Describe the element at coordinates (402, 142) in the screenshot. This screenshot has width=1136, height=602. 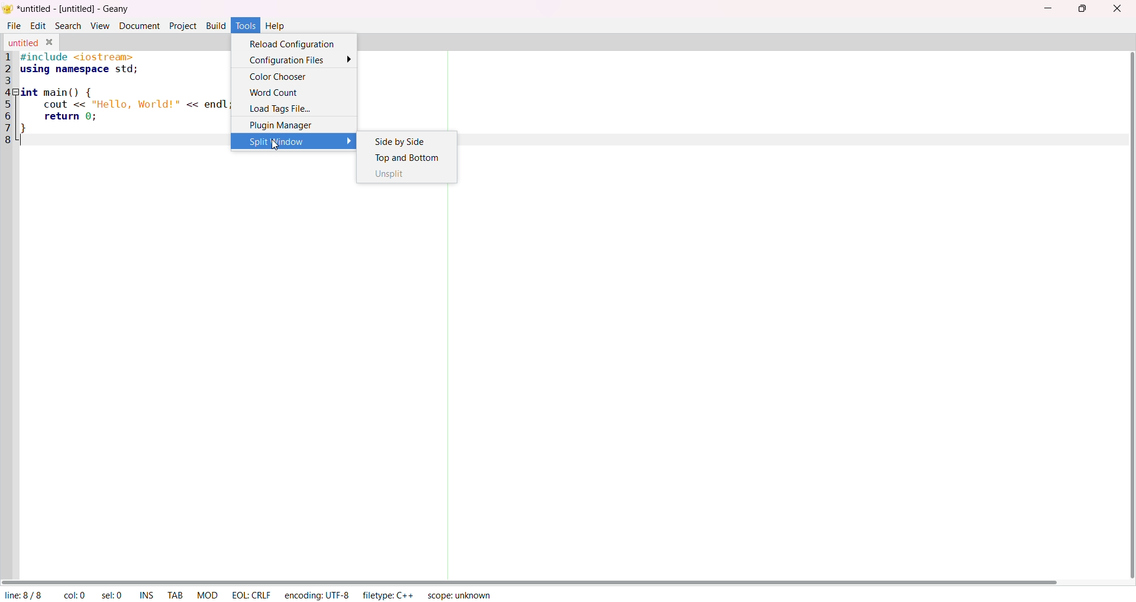
I see `Side by Side` at that location.